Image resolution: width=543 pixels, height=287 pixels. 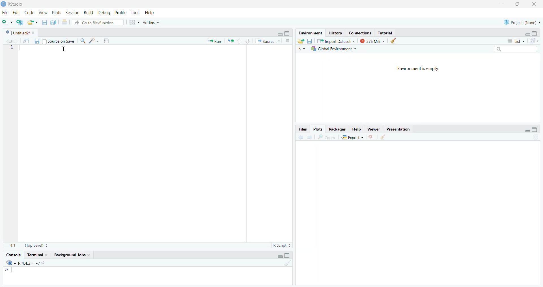 I want to click on cursor, so click(x=63, y=49).